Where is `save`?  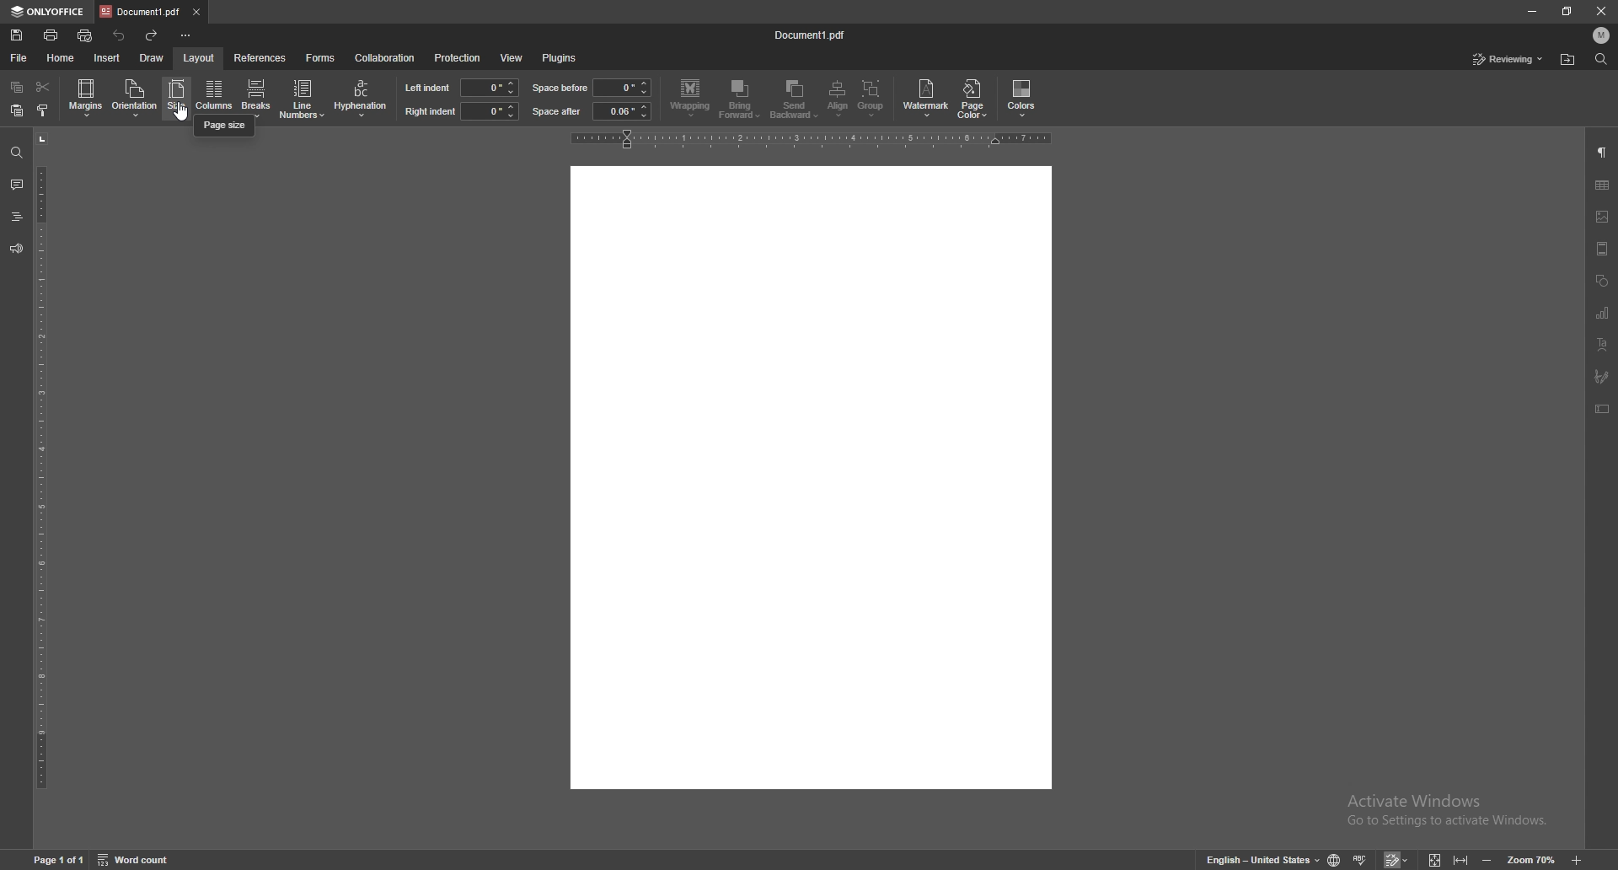 save is located at coordinates (18, 35).